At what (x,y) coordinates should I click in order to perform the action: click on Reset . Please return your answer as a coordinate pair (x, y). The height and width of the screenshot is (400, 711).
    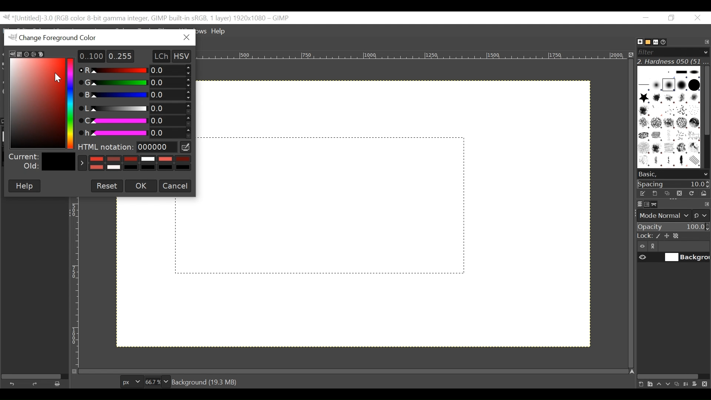
    Looking at the image, I should click on (107, 185).